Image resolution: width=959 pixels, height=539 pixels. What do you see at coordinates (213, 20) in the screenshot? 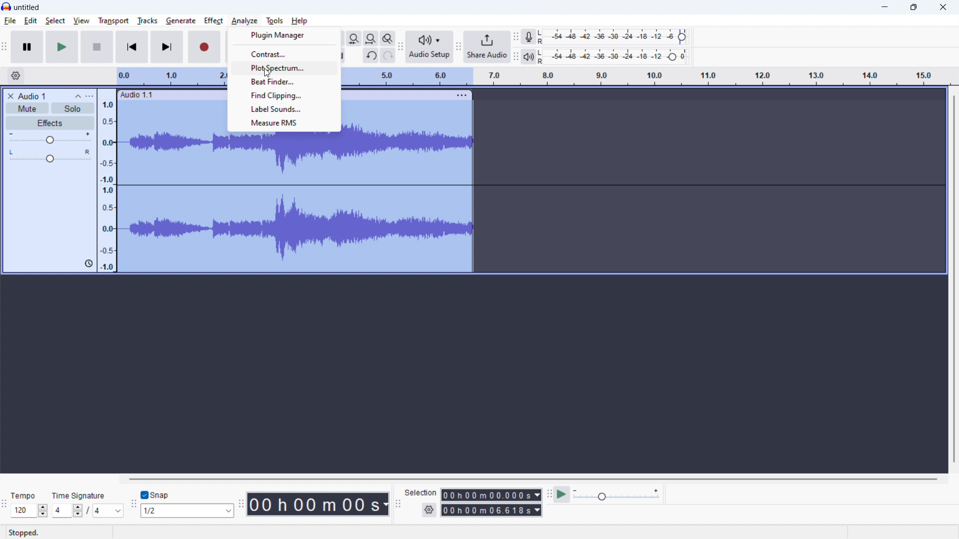
I see `effect` at bounding box center [213, 20].